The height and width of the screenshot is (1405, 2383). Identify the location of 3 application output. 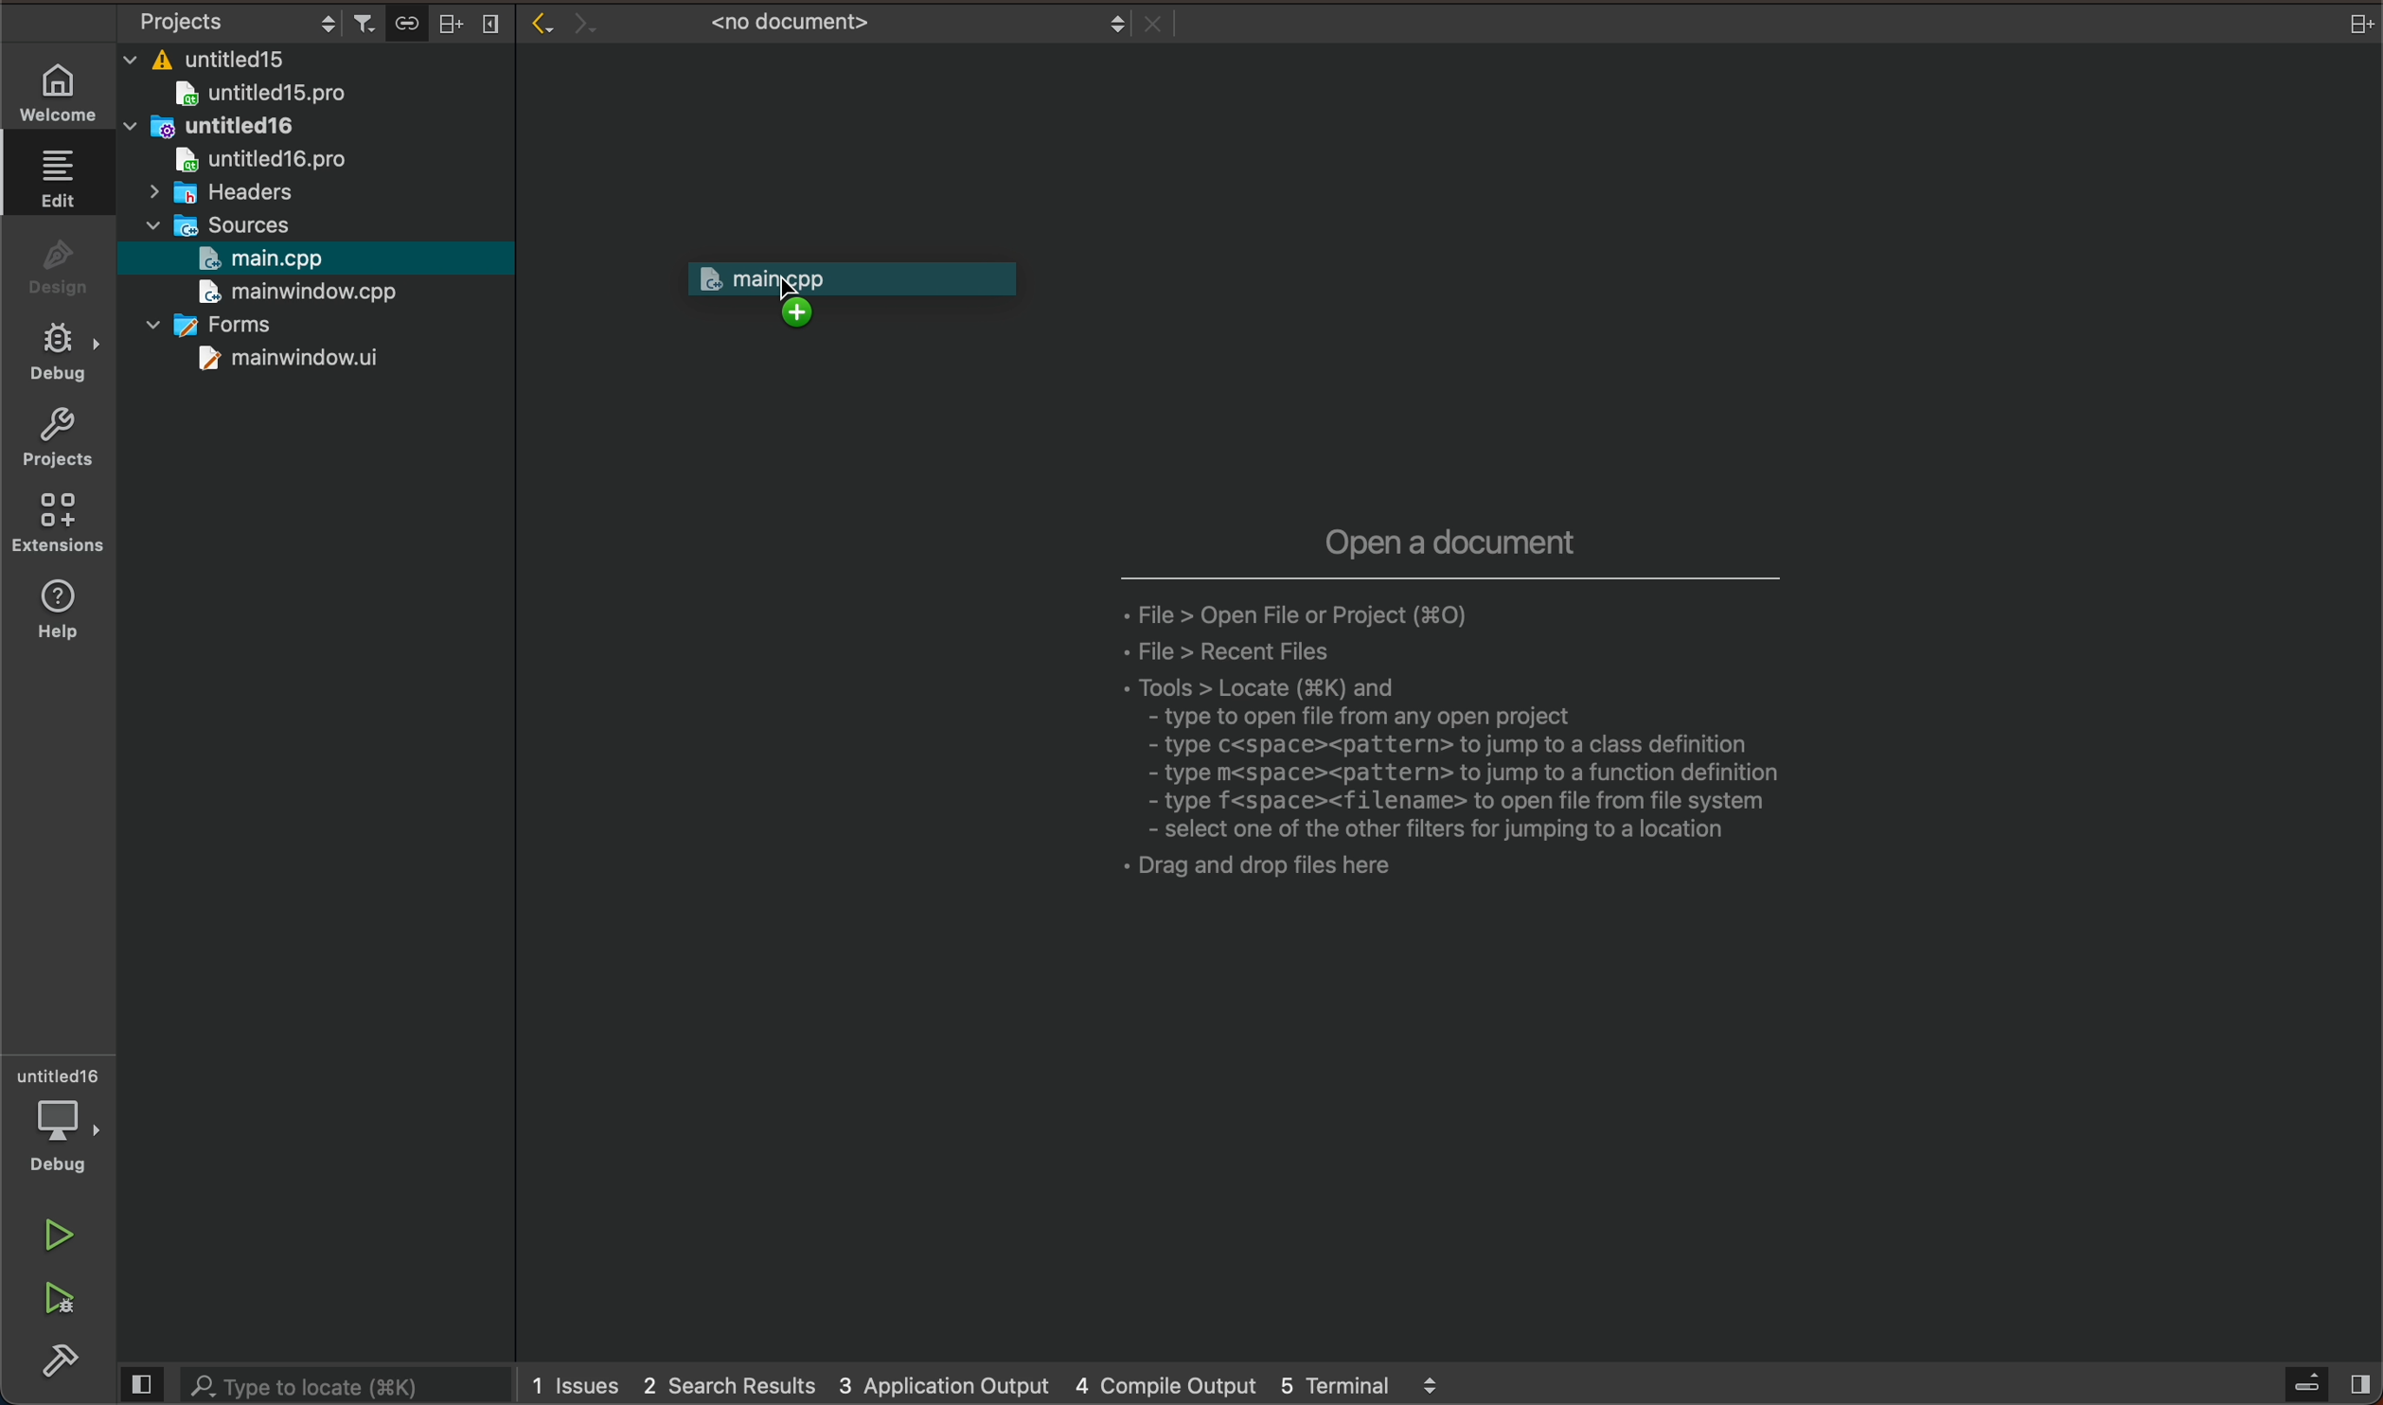
(946, 1382).